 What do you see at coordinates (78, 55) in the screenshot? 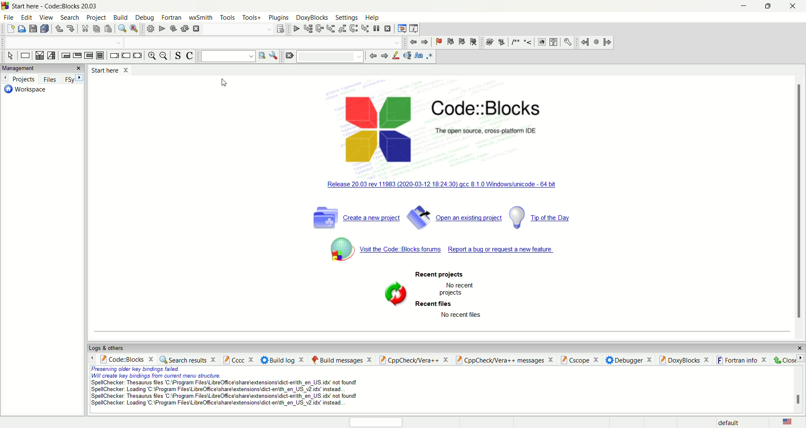
I see `exit condition loop` at bounding box center [78, 55].